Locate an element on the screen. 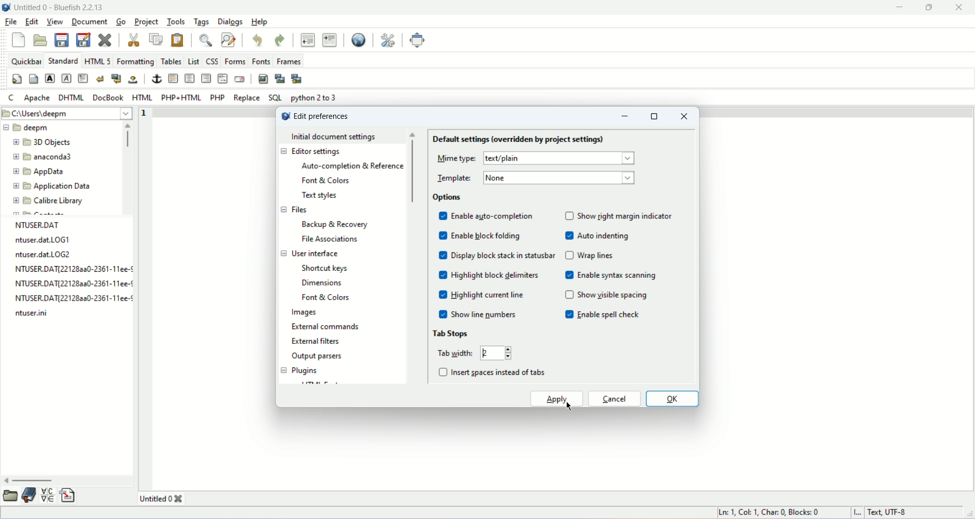 The height and width of the screenshot is (519, 975). HTML 5 is located at coordinates (99, 61).